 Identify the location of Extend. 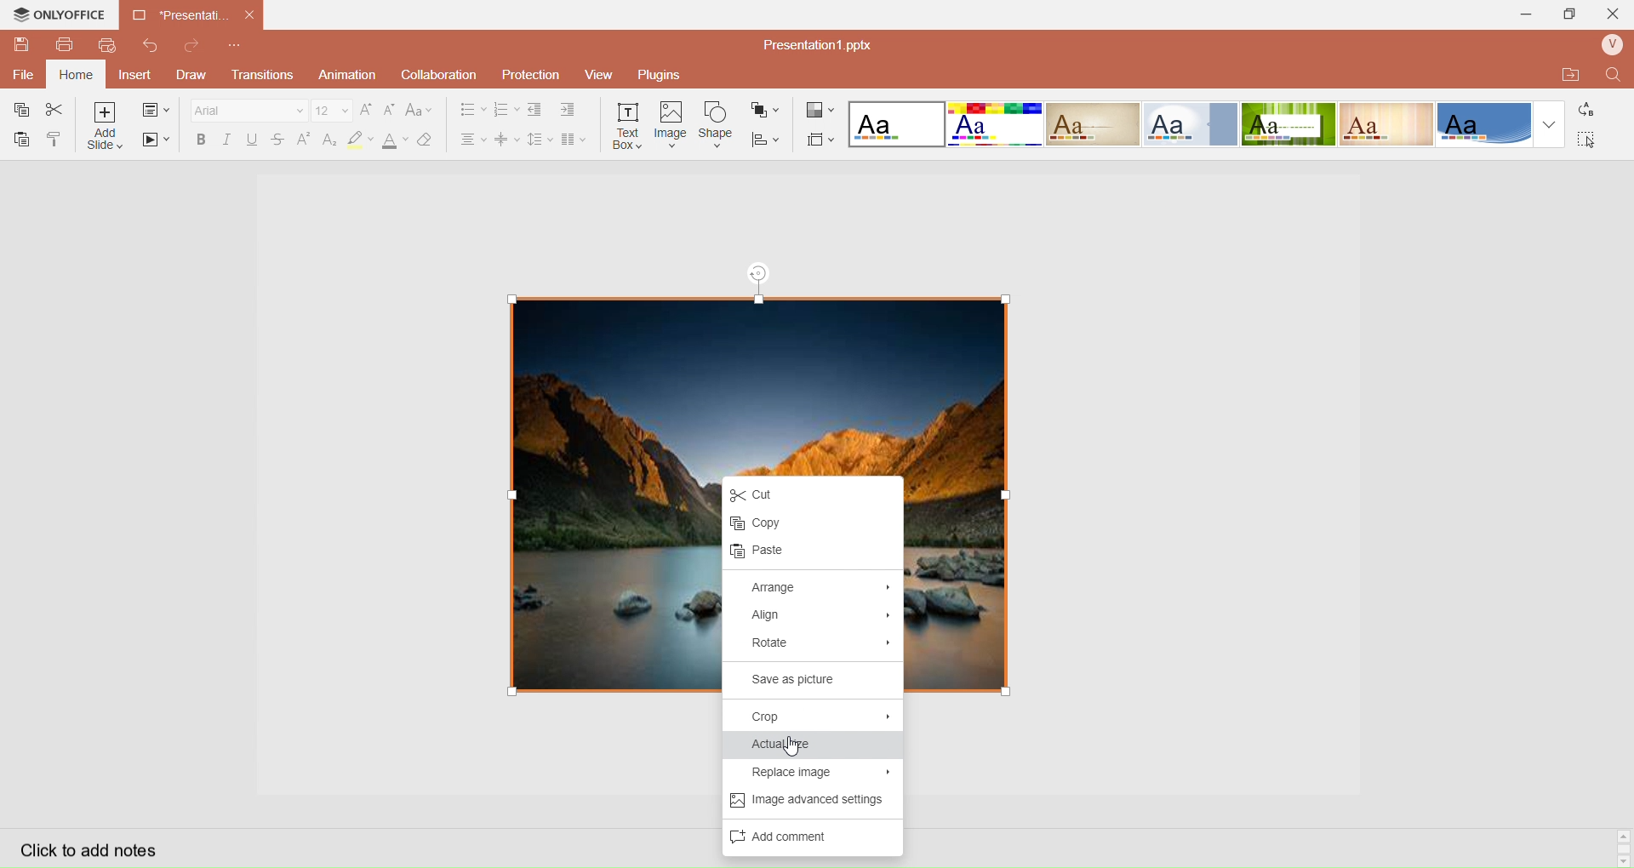
(1578, 13).